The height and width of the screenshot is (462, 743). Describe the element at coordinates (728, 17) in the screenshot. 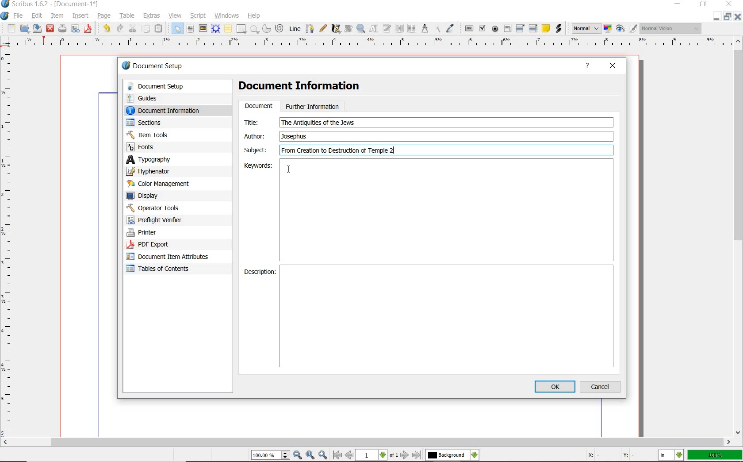

I see `restore` at that location.